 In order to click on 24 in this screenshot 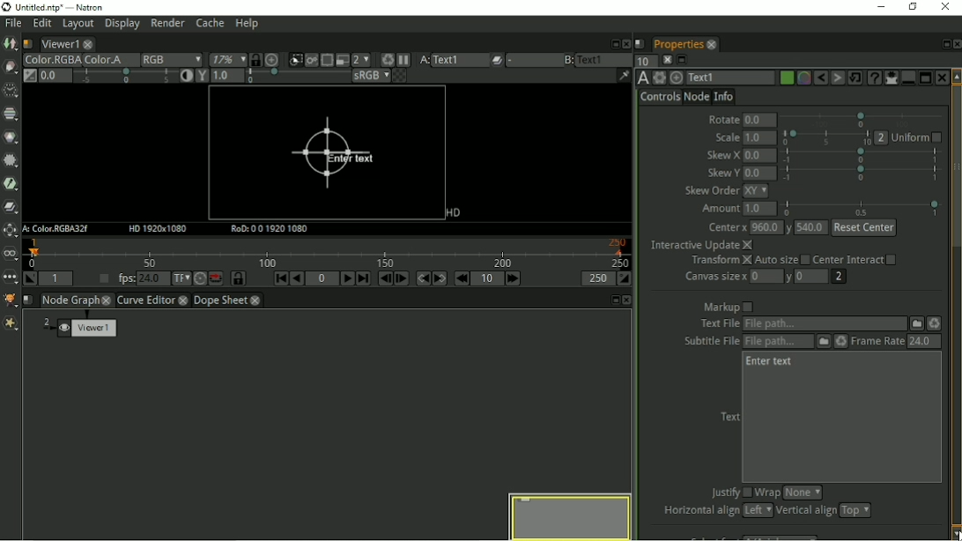, I will do `click(921, 341)`.